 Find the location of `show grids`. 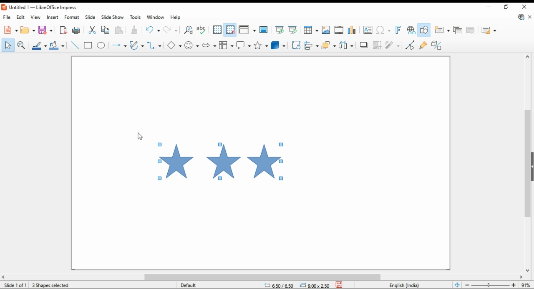

show grids is located at coordinates (217, 30).